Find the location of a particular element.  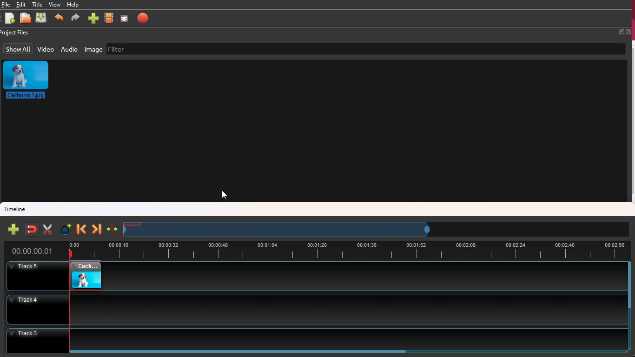

join is located at coordinates (33, 229).